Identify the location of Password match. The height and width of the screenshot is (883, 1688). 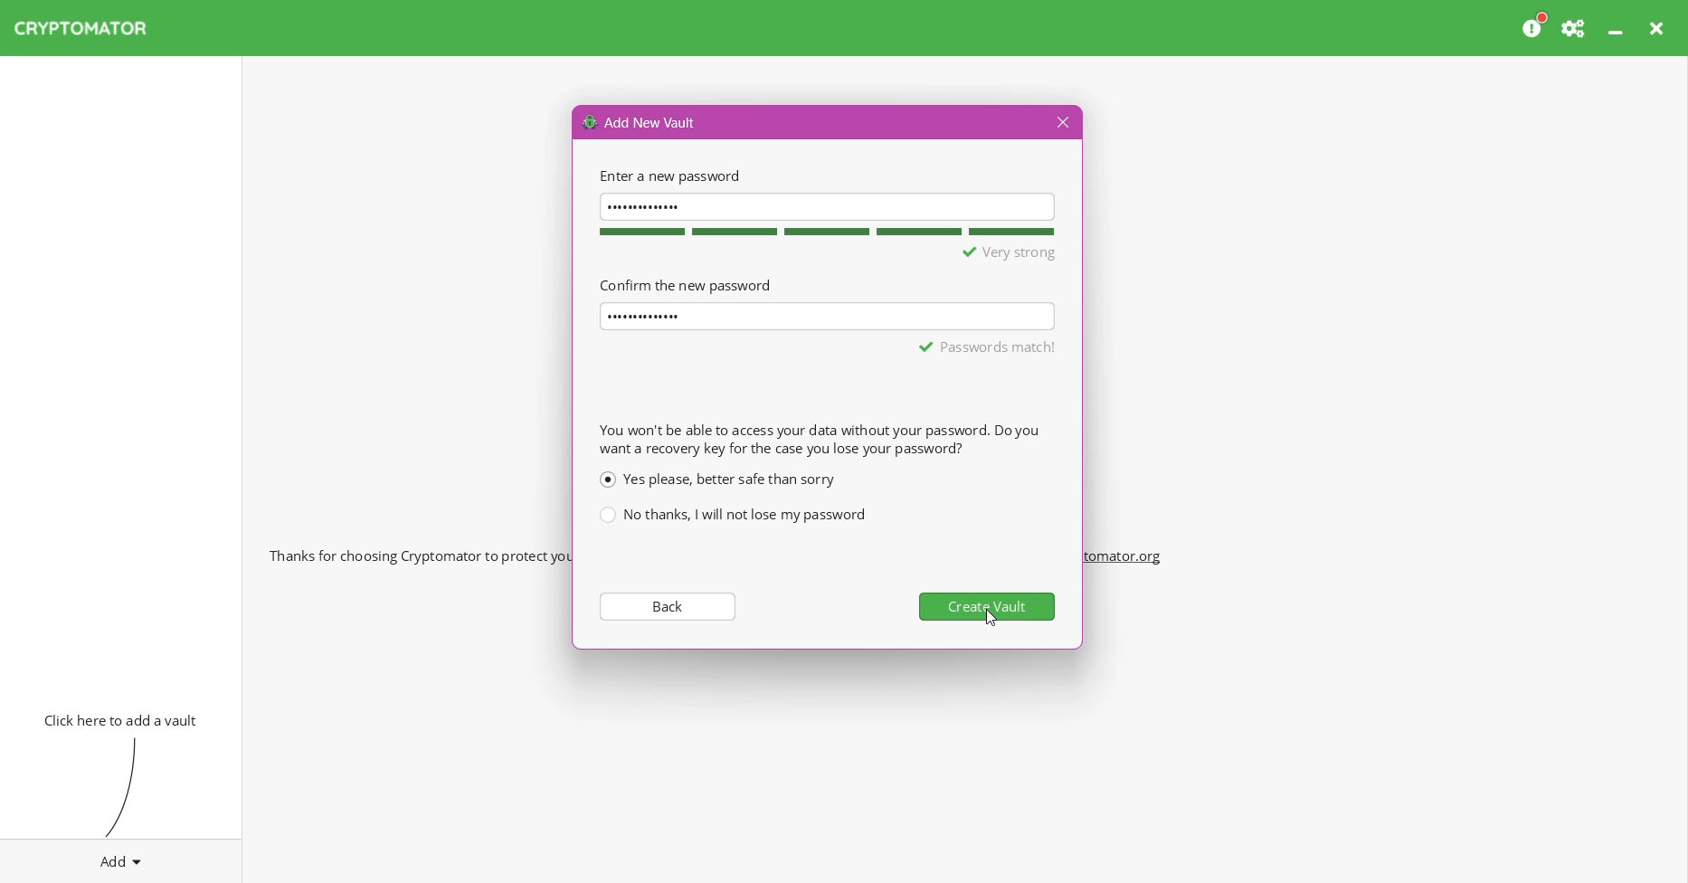
(989, 347).